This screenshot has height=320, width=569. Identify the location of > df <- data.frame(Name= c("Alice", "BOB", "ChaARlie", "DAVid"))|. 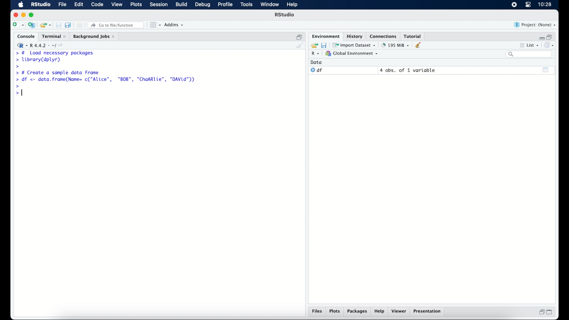
(107, 80).